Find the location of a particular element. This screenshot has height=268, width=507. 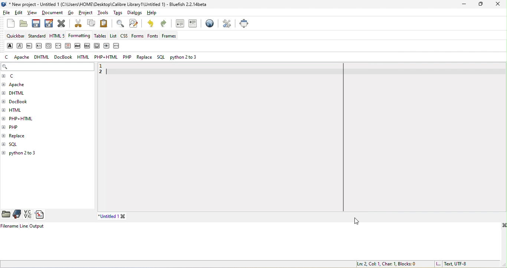

replace is located at coordinates (142, 58).